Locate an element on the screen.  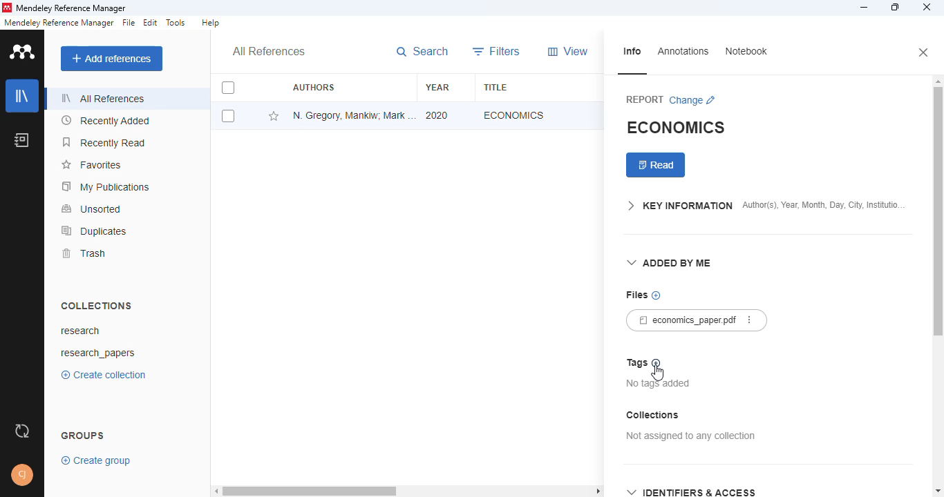
change is located at coordinates (692, 101).